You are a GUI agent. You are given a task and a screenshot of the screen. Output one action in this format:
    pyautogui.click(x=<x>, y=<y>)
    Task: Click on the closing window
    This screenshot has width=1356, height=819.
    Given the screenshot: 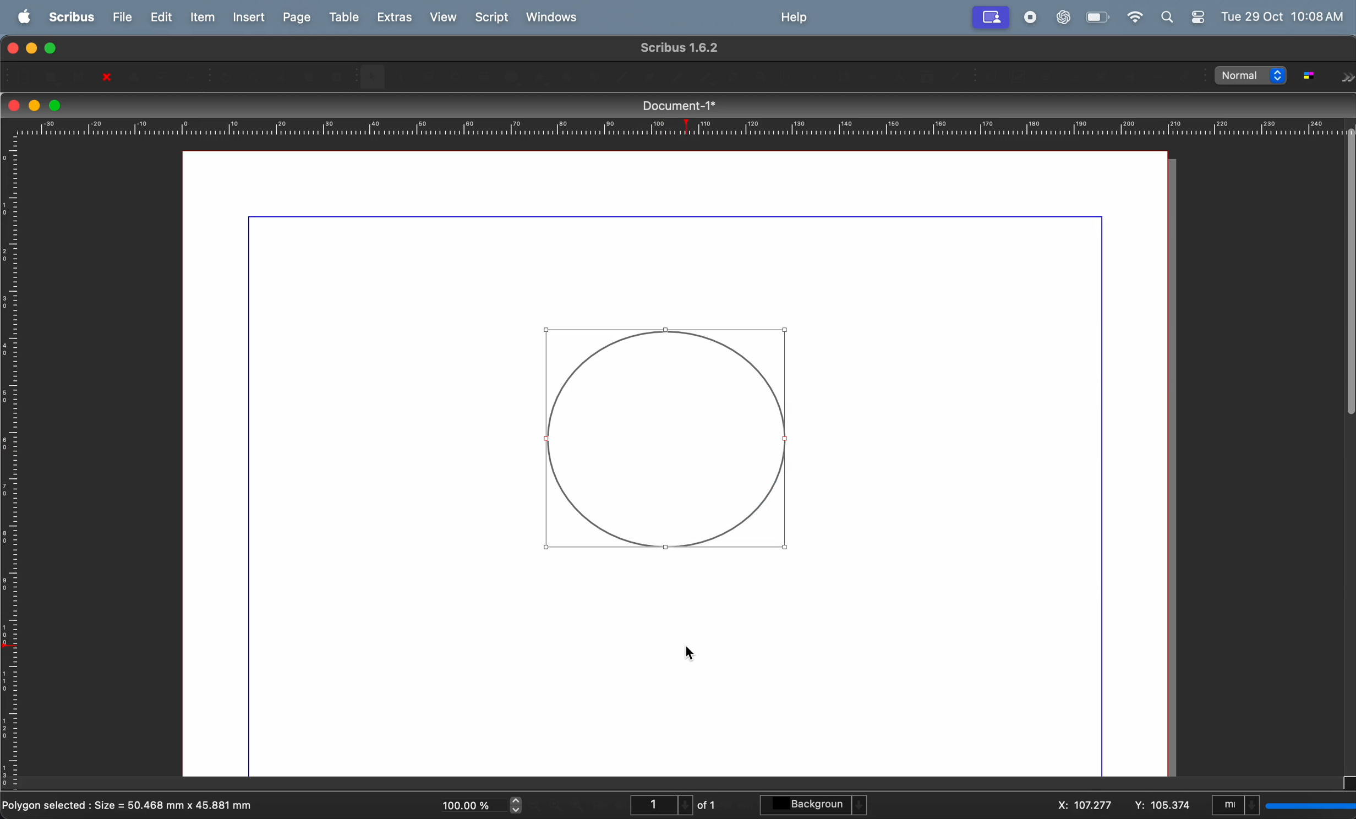 What is the action you would take?
    pyautogui.click(x=12, y=48)
    